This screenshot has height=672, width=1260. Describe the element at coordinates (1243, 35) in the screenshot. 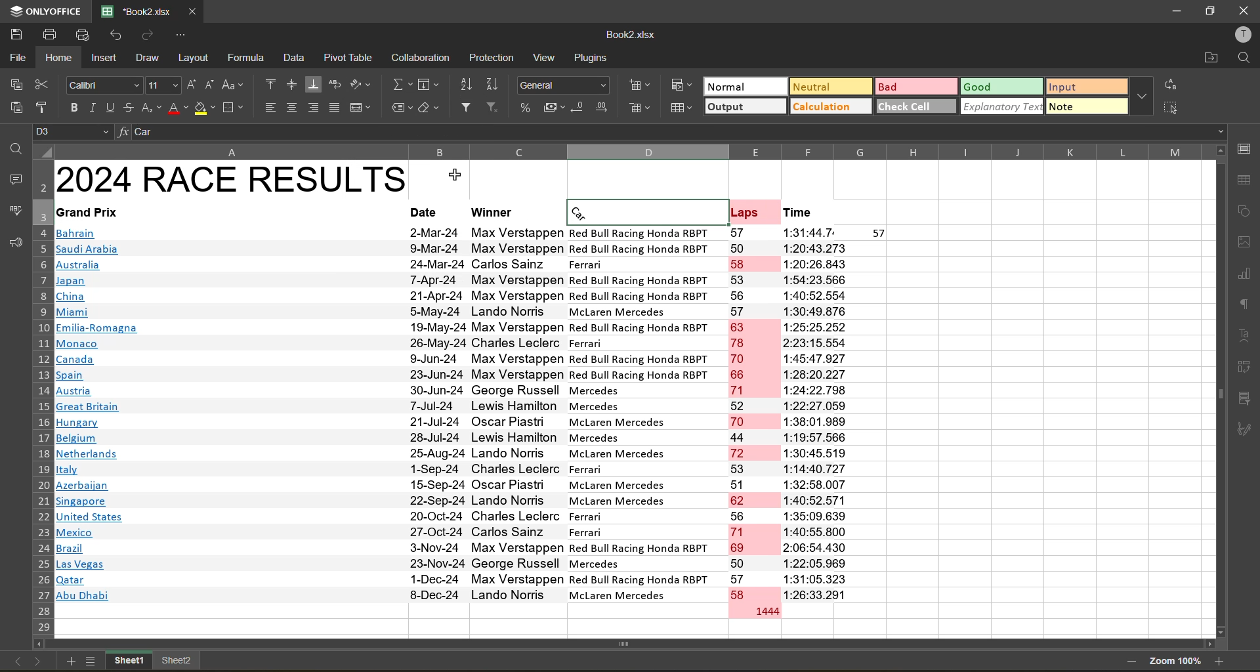

I see `profile` at that location.